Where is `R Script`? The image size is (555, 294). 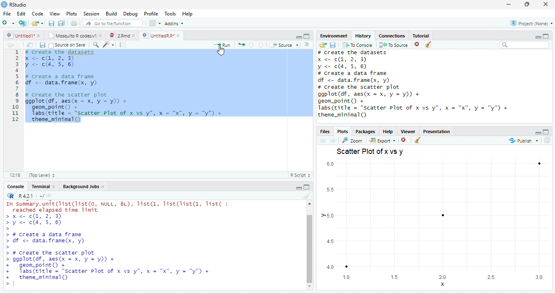
R Script is located at coordinates (301, 175).